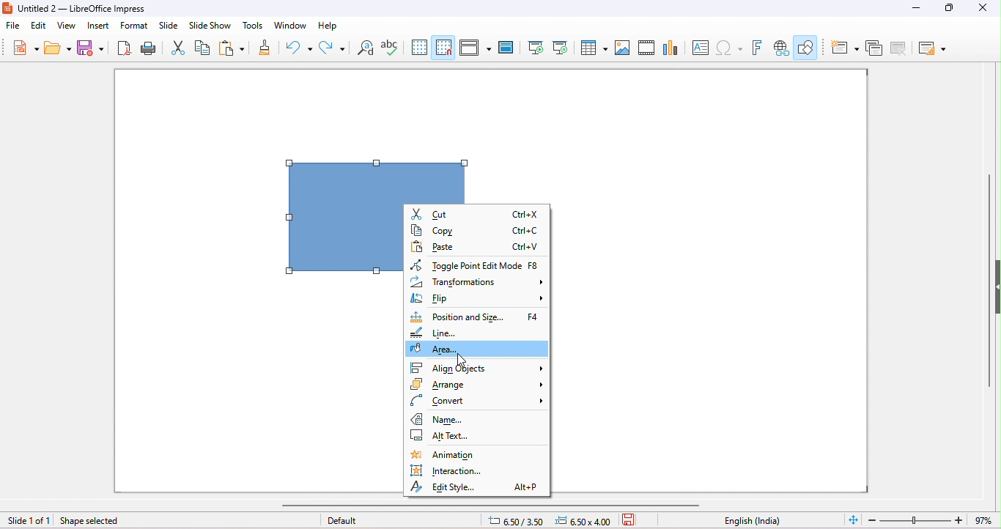 Image resolution: width=1001 pixels, height=529 pixels. Describe the element at coordinates (477, 368) in the screenshot. I see `align objects` at that location.